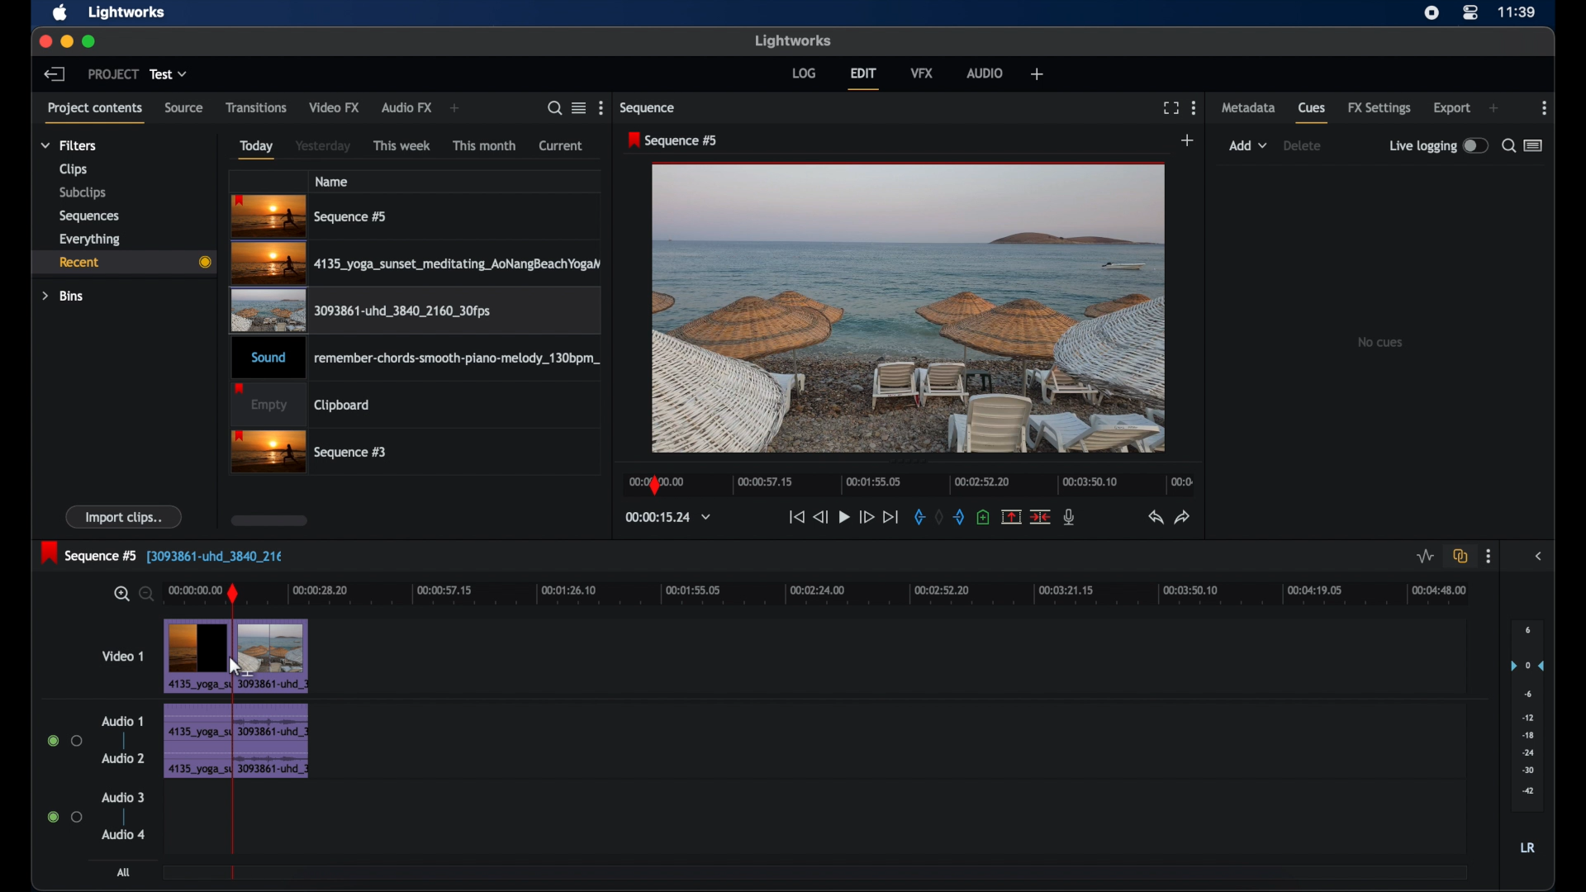 The width and height of the screenshot is (1586, 892). What do you see at coordinates (579, 107) in the screenshot?
I see `toggle list or tile view` at bounding box center [579, 107].